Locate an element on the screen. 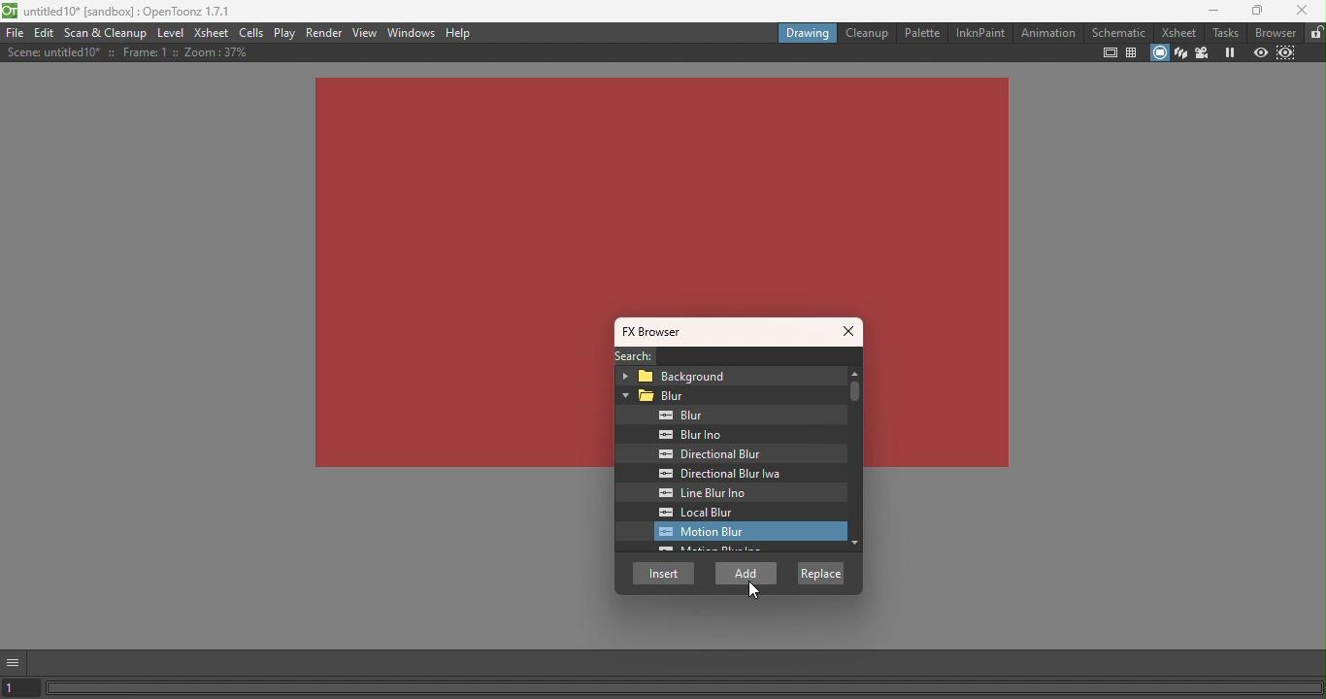 The image size is (1326, 699). 3D view is located at coordinates (1181, 51).